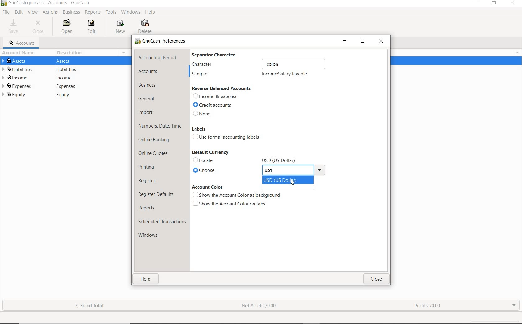 This screenshot has height=324, width=522. What do you see at coordinates (258, 305) in the screenshot?
I see `net assets` at bounding box center [258, 305].